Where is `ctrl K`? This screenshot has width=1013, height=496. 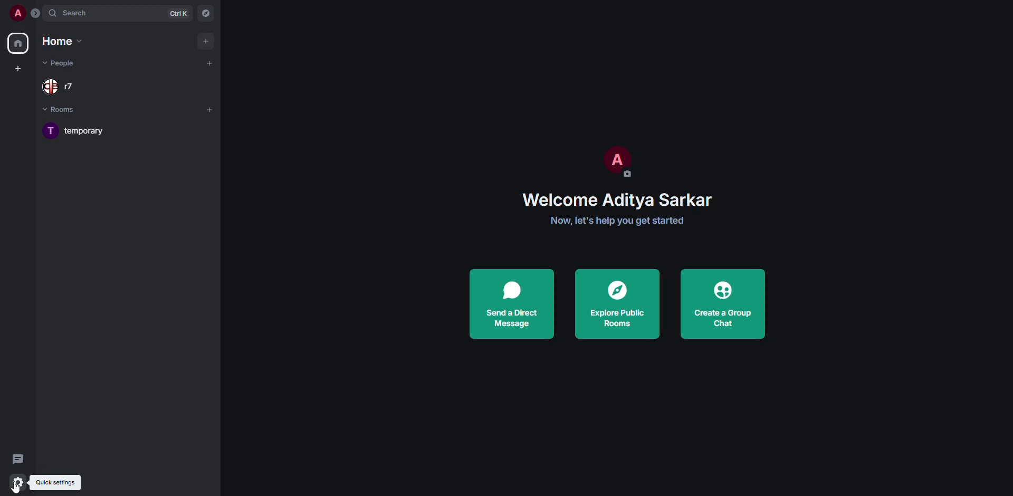
ctrl K is located at coordinates (180, 14).